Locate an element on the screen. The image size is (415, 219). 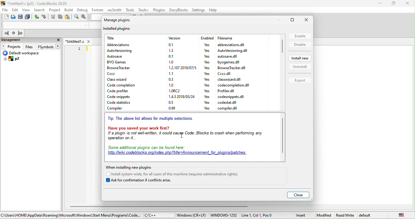
1.0 is located at coordinates (171, 85).